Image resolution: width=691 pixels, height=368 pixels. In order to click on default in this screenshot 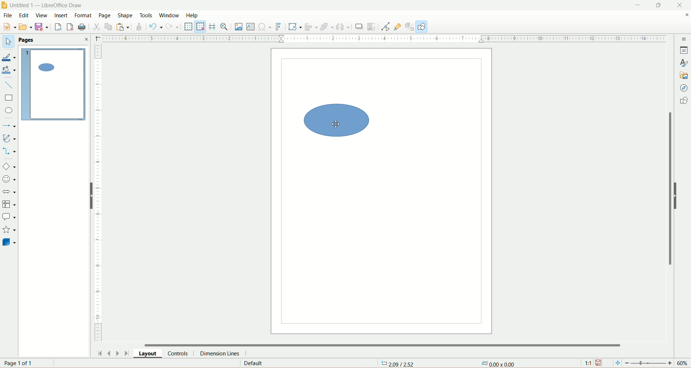, I will do `click(252, 364)`.